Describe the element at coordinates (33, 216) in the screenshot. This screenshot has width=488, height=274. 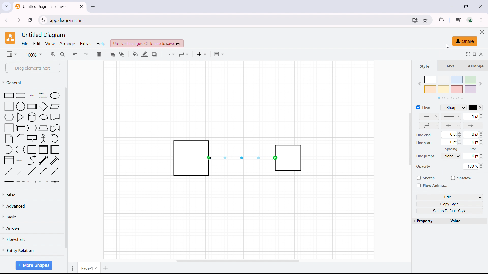
I see `basic` at that location.